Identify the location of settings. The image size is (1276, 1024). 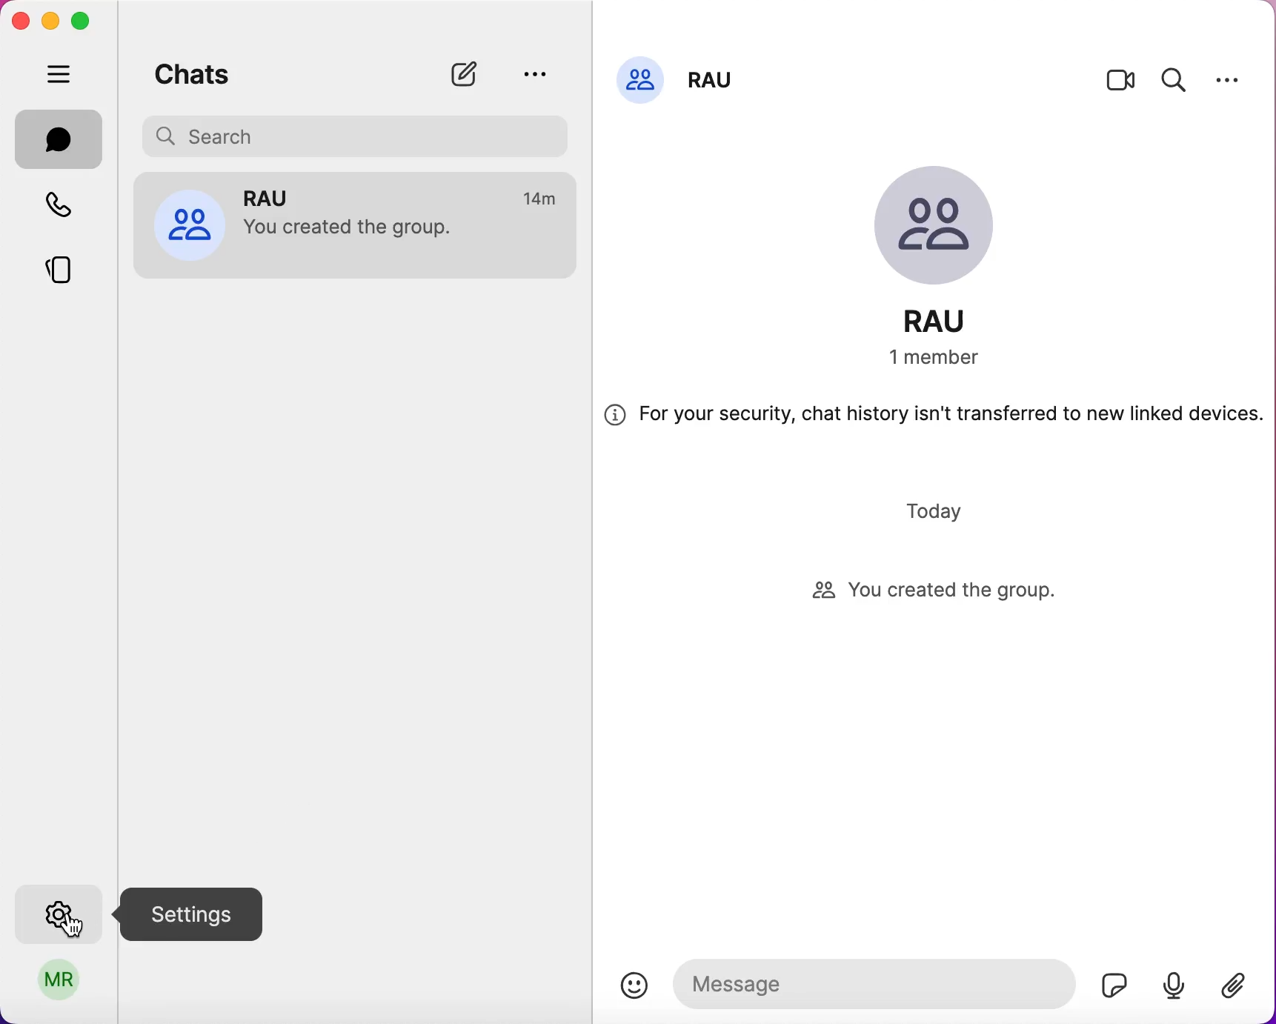
(56, 911).